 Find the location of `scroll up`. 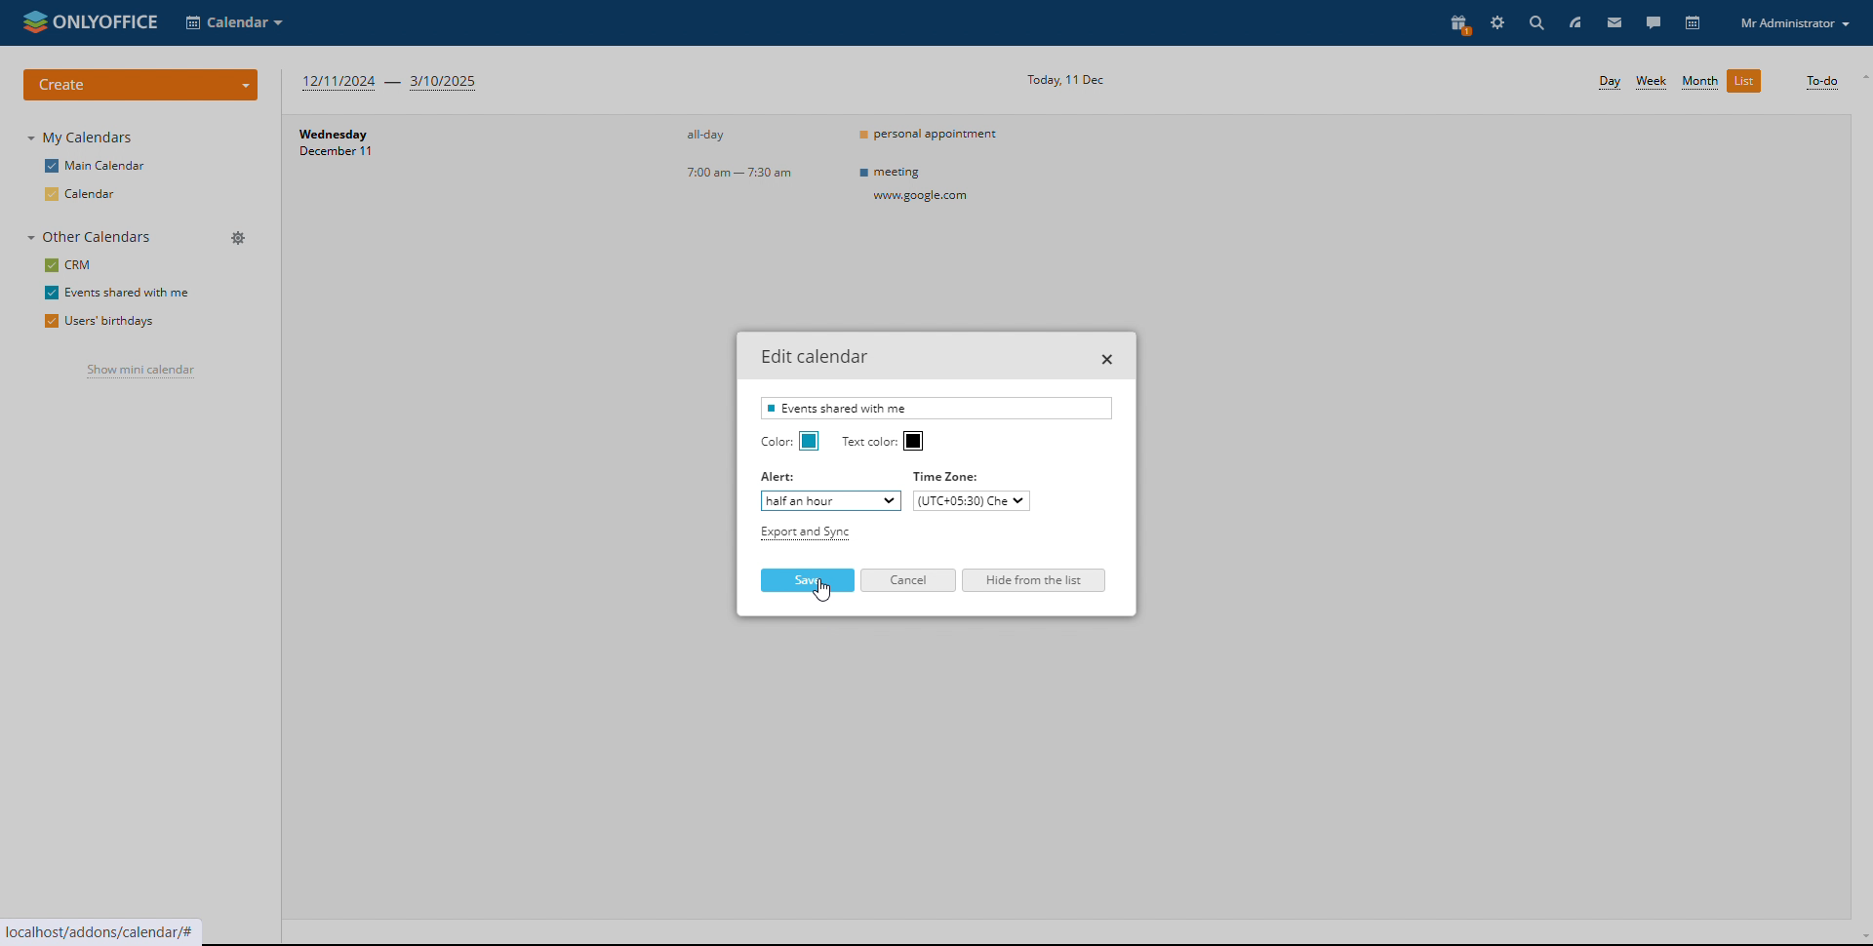

scroll up is located at coordinates (1861, 77).